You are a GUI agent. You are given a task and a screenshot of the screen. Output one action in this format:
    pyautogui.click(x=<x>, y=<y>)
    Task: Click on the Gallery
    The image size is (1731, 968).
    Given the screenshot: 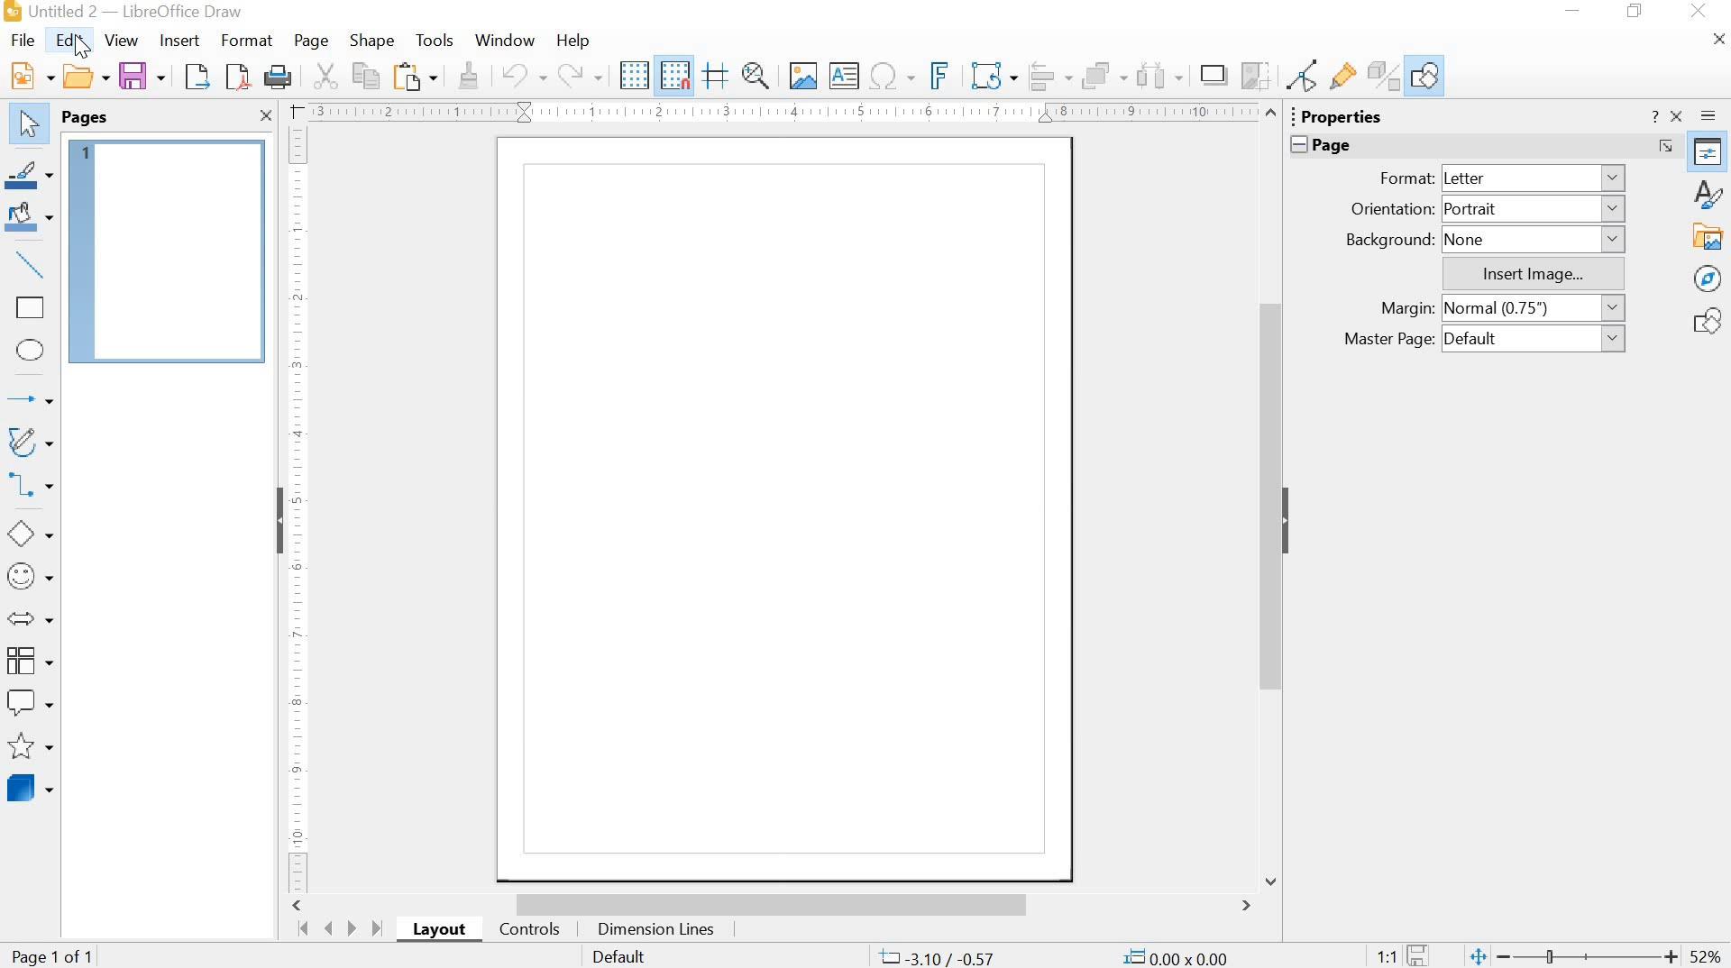 What is the action you would take?
    pyautogui.click(x=1709, y=236)
    